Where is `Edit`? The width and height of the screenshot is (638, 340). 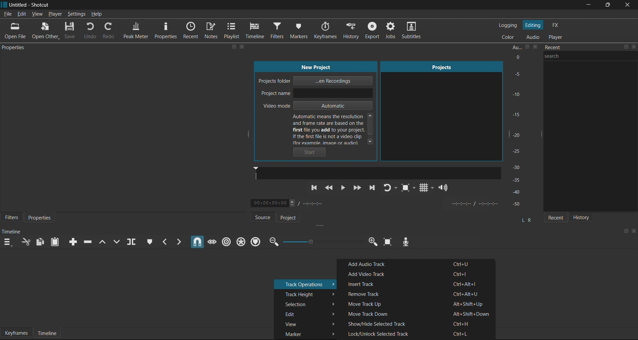 Edit is located at coordinates (308, 313).